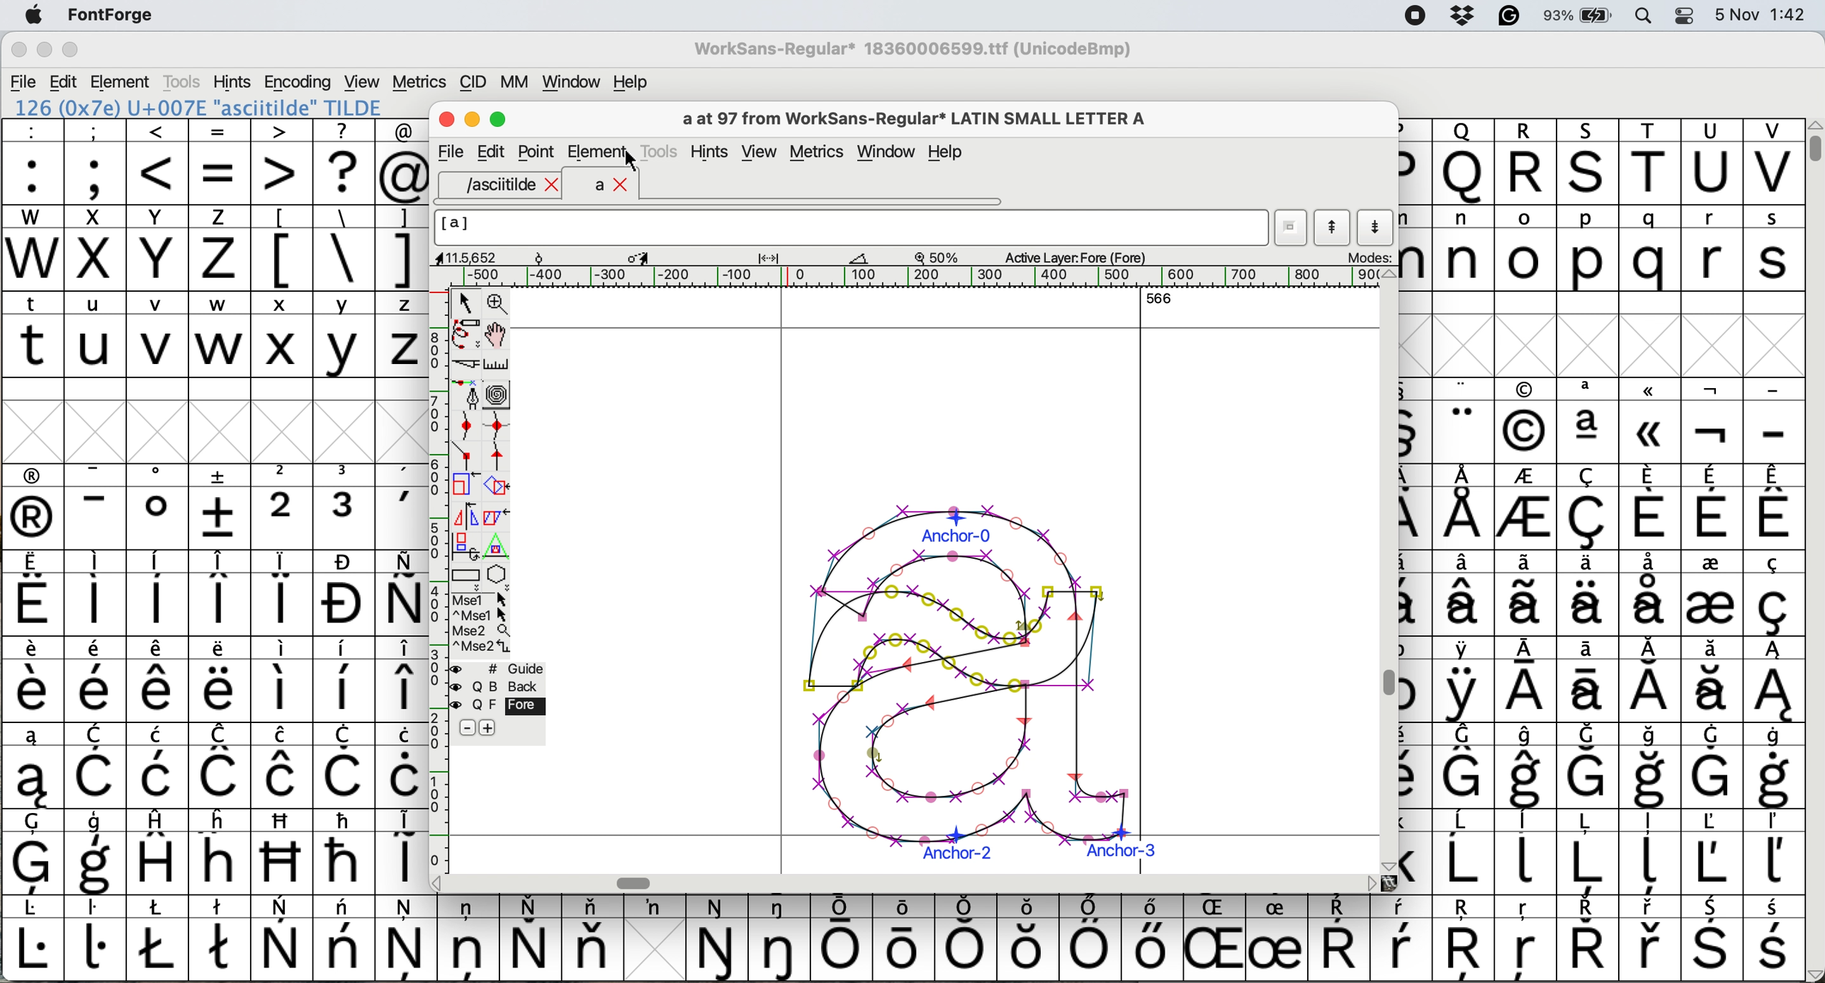 Image resolution: width=1825 pixels, height=983 pixels. Describe the element at coordinates (467, 300) in the screenshot. I see `select` at that location.